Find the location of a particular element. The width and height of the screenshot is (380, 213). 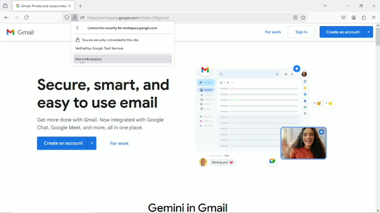

Verified by Google Trust Services is located at coordinates (74, 17).